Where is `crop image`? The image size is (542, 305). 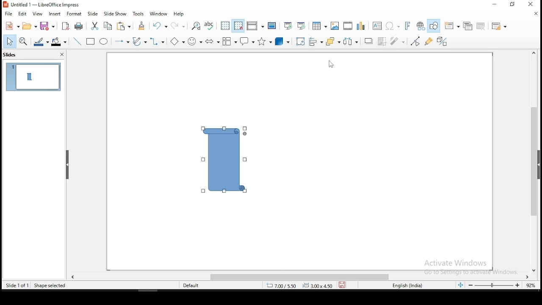 crop image is located at coordinates (382, 41).